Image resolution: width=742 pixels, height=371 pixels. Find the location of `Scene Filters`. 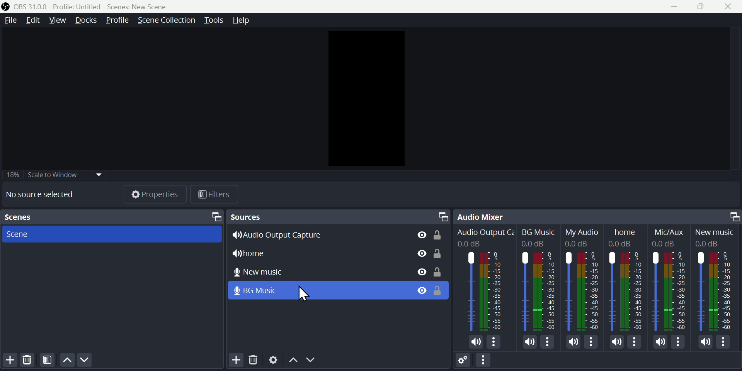

Scene Filters is located at coordinates (50, 361).